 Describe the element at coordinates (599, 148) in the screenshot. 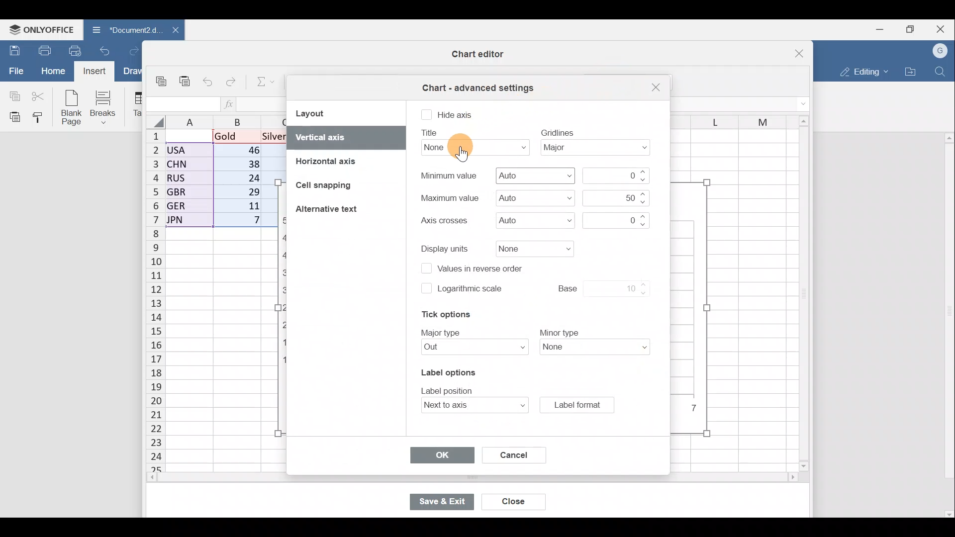

I see `Gridlines` at that location.